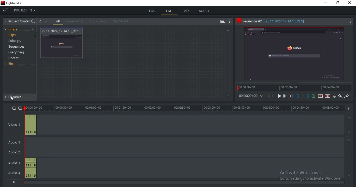  I want to click on add, so click(34, 29).